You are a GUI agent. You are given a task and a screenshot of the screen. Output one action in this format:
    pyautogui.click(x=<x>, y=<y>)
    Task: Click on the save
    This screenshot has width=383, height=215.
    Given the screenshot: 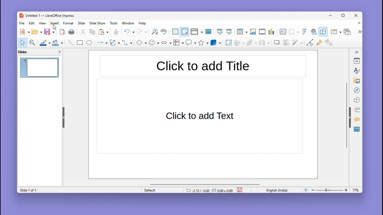 What is the action you would take?
    pyautogui.click(x=240, y=189)
    